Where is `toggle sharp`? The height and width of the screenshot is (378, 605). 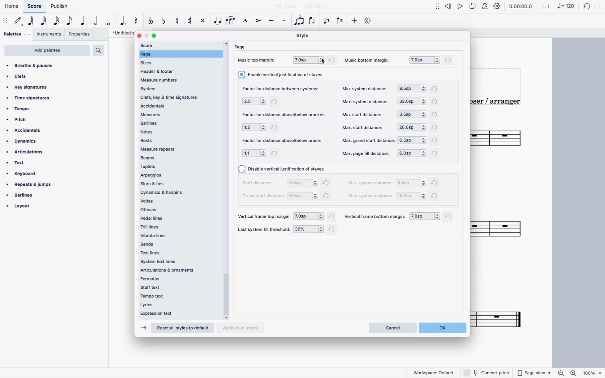
toggle sharp is located at coordinates (189, 21).